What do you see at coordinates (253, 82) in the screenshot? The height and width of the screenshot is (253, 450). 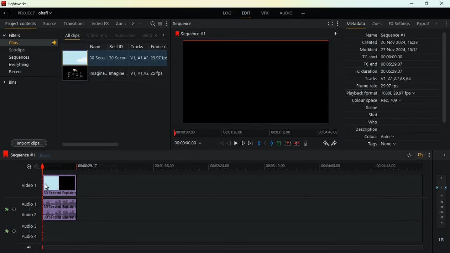 I see `image` at bounding box center [253, 82].